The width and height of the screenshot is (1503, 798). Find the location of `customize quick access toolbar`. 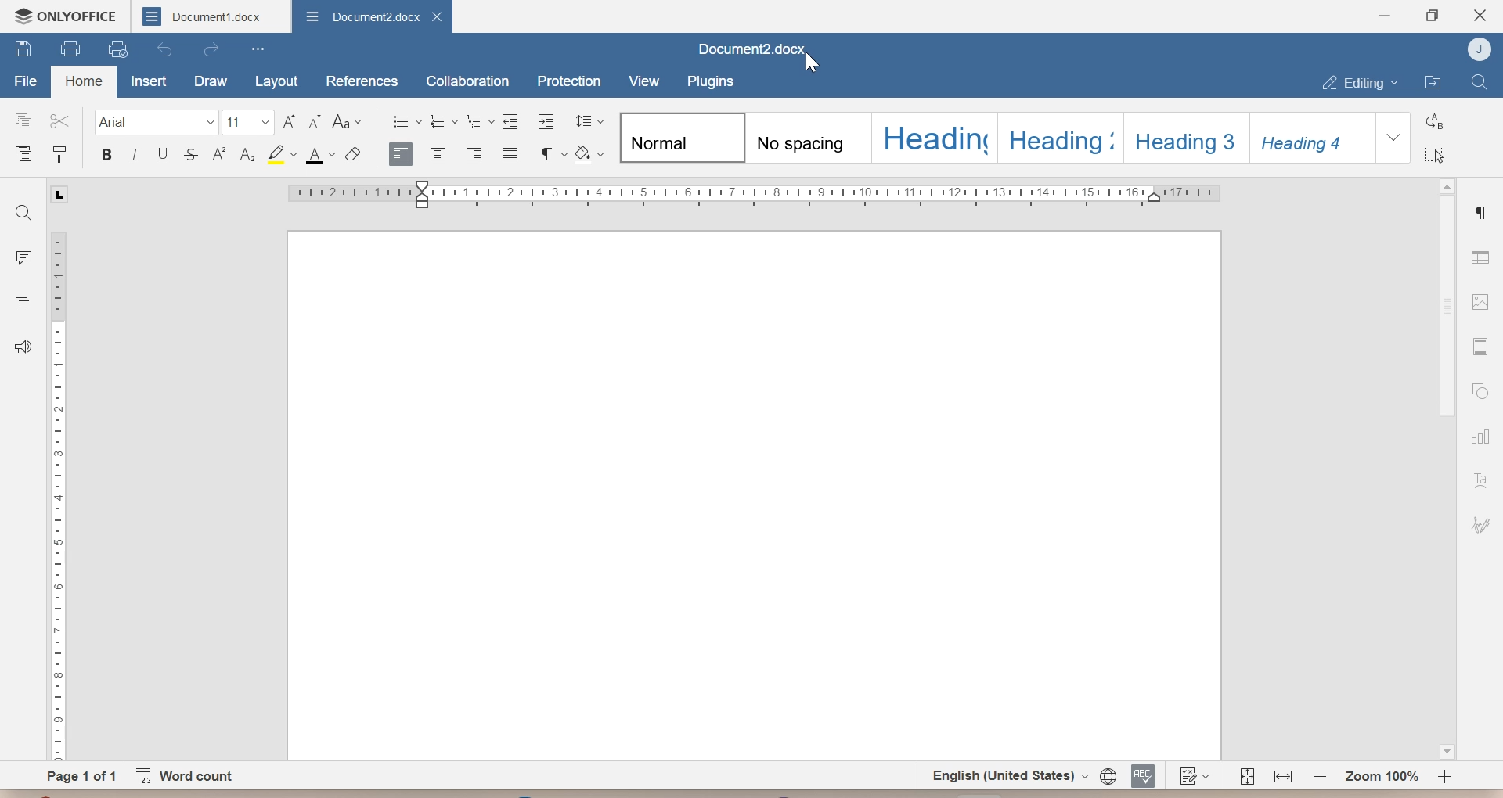

customize quick access toolbar is located at coordinates (258, 49).